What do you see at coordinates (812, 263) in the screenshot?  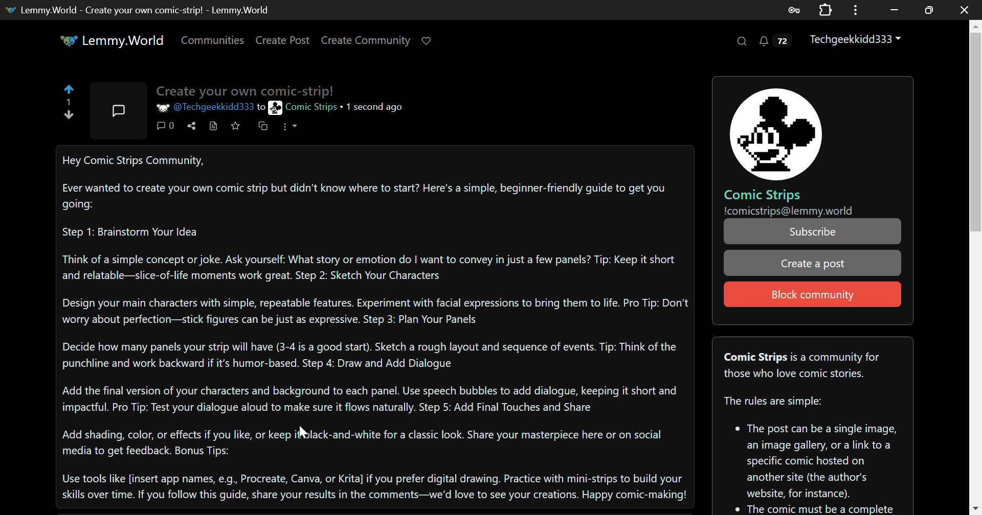 I see `Create post` at bounding box center [812, 263].